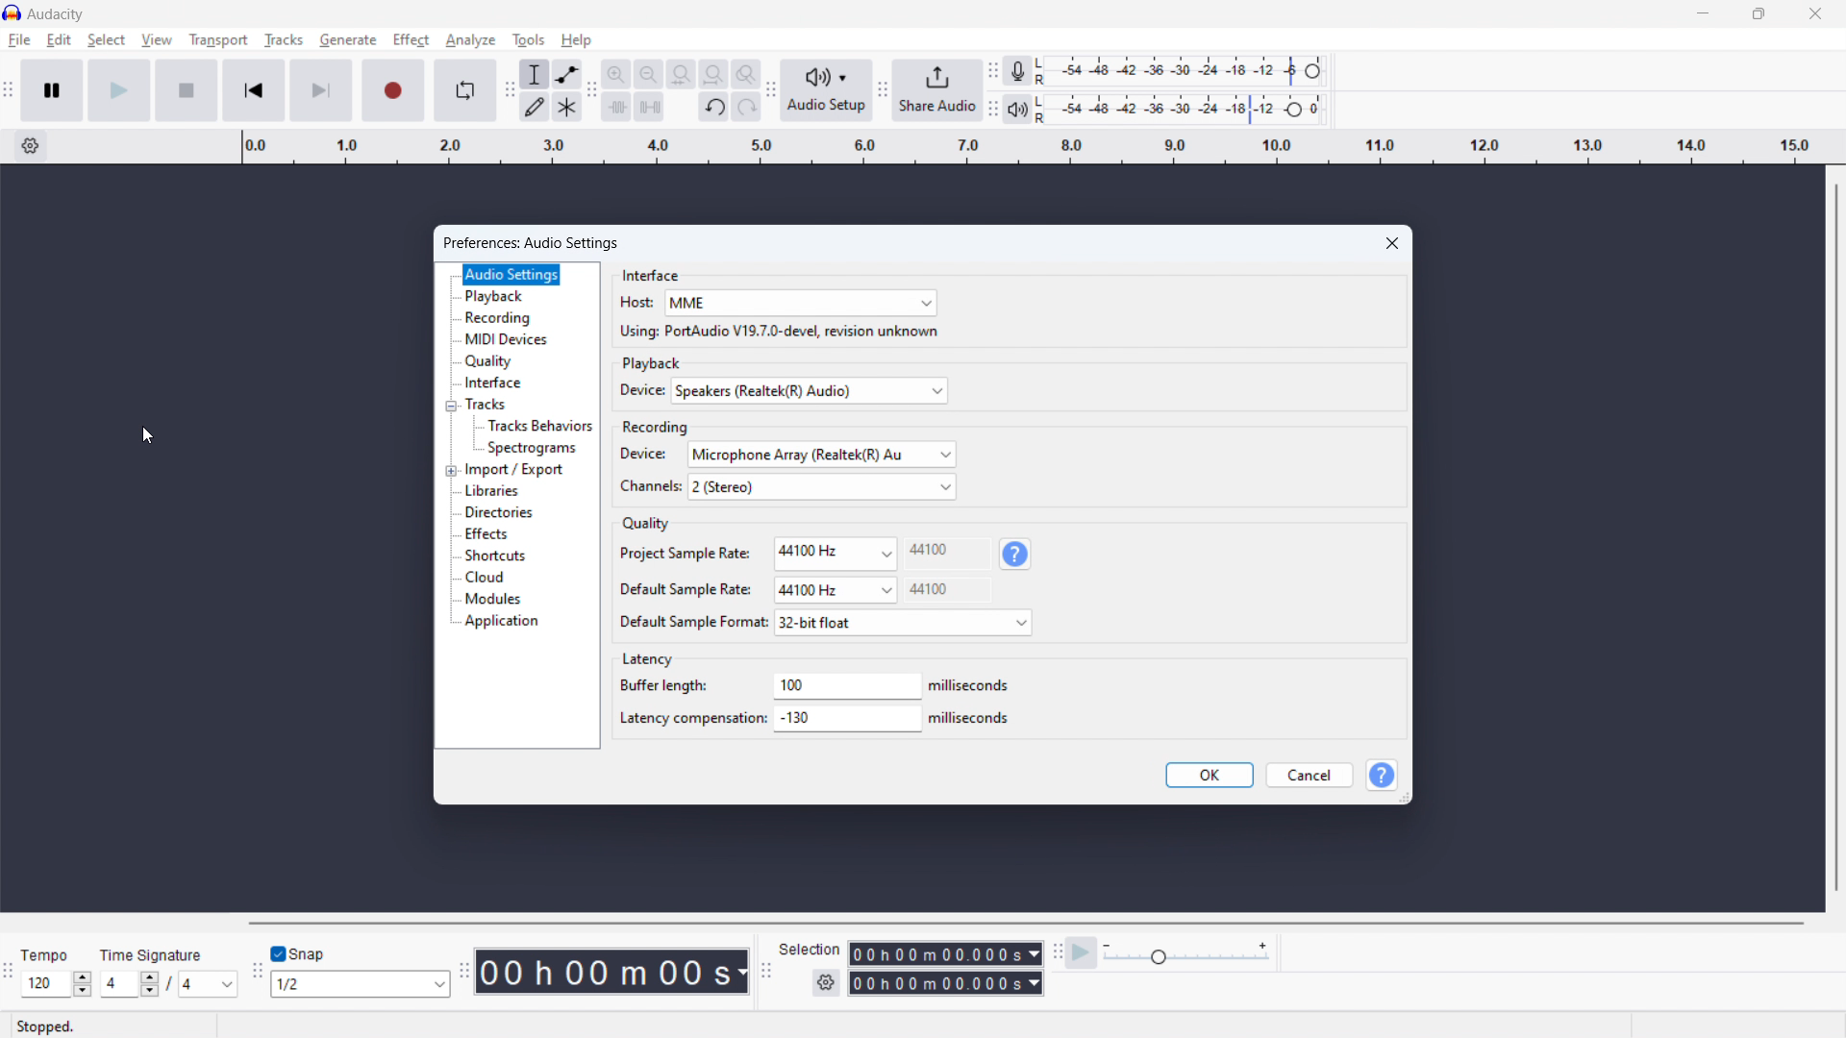 The width and height of the screenshot is (1846, 1038). I want to click on Cursor on edit, so click(61, 40).